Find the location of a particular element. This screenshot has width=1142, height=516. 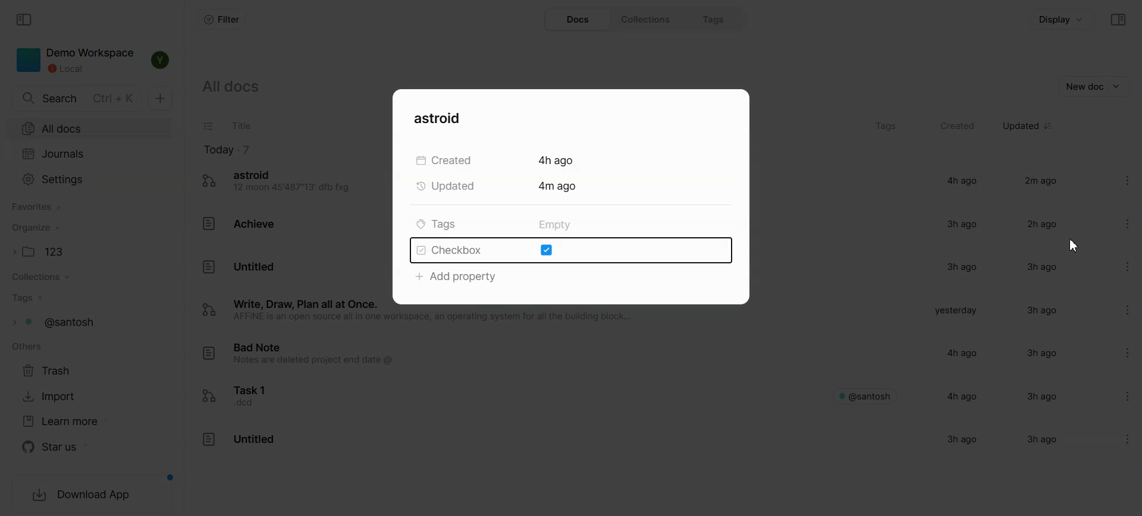

Star us is located at coordinates (59, 447).